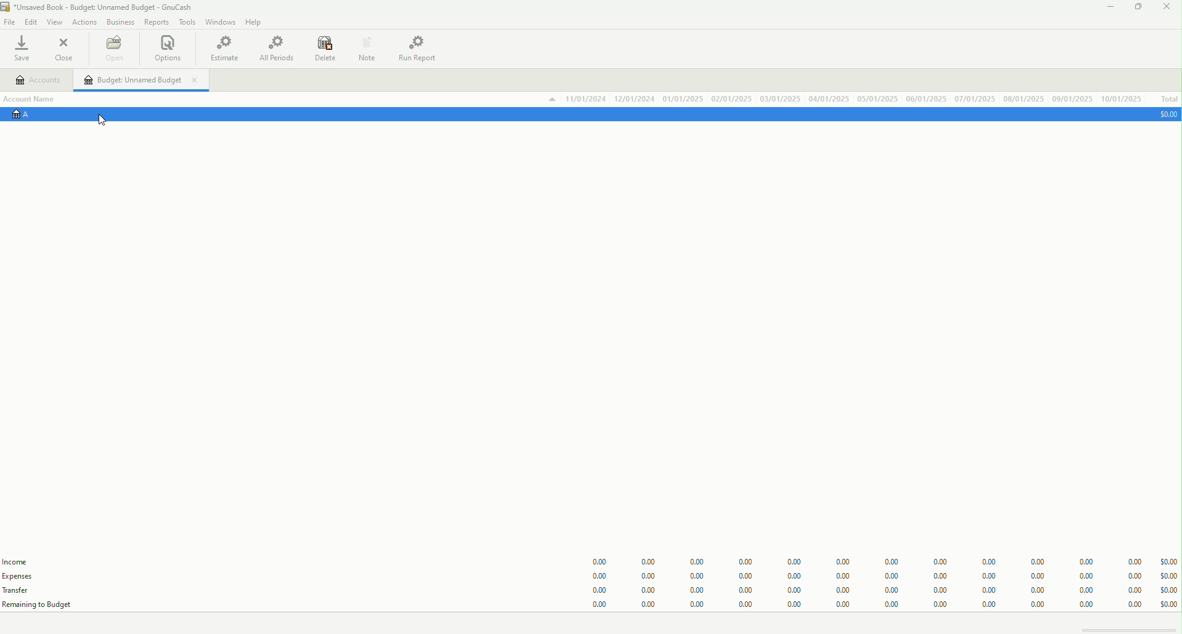 This screenshot has height=634, width=1182. Describe the element at coordinates (367, 47) in the screenshot. I see `Note` at that location.